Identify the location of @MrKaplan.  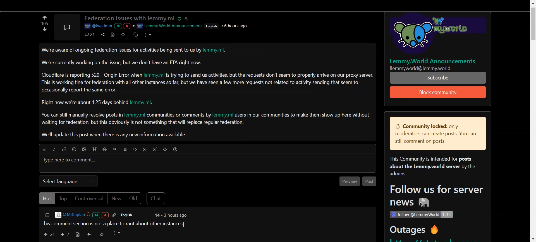
(86, 215).